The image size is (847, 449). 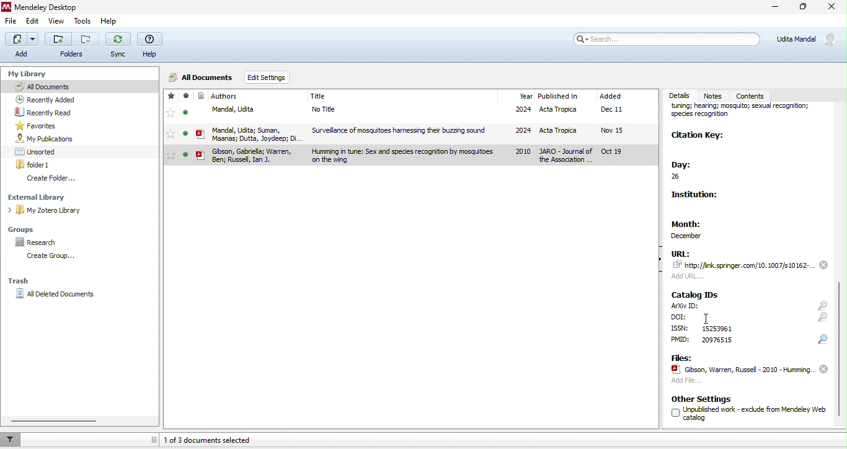 I want to click on month: december, so click(x=698, y=227).